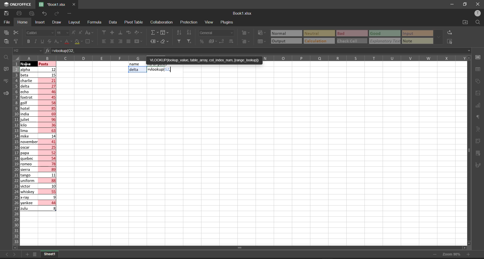  Describe the element at coordinates (221, 41) in the screenshot. I see `decrease decimal` at that location.